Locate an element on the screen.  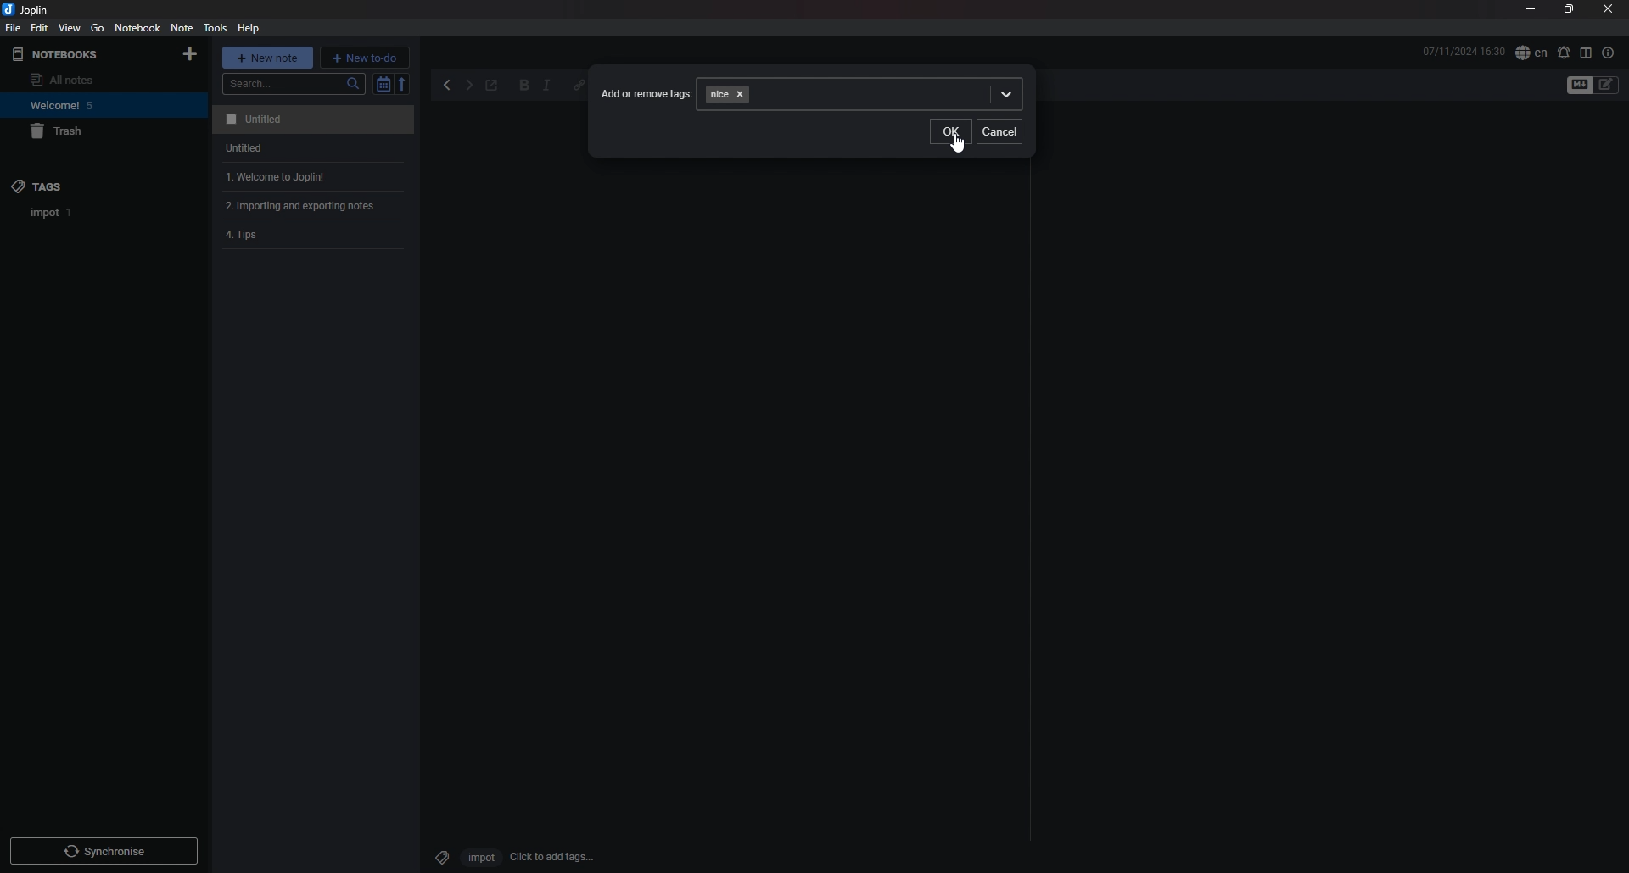
bold is located at coordinates (524, 86).